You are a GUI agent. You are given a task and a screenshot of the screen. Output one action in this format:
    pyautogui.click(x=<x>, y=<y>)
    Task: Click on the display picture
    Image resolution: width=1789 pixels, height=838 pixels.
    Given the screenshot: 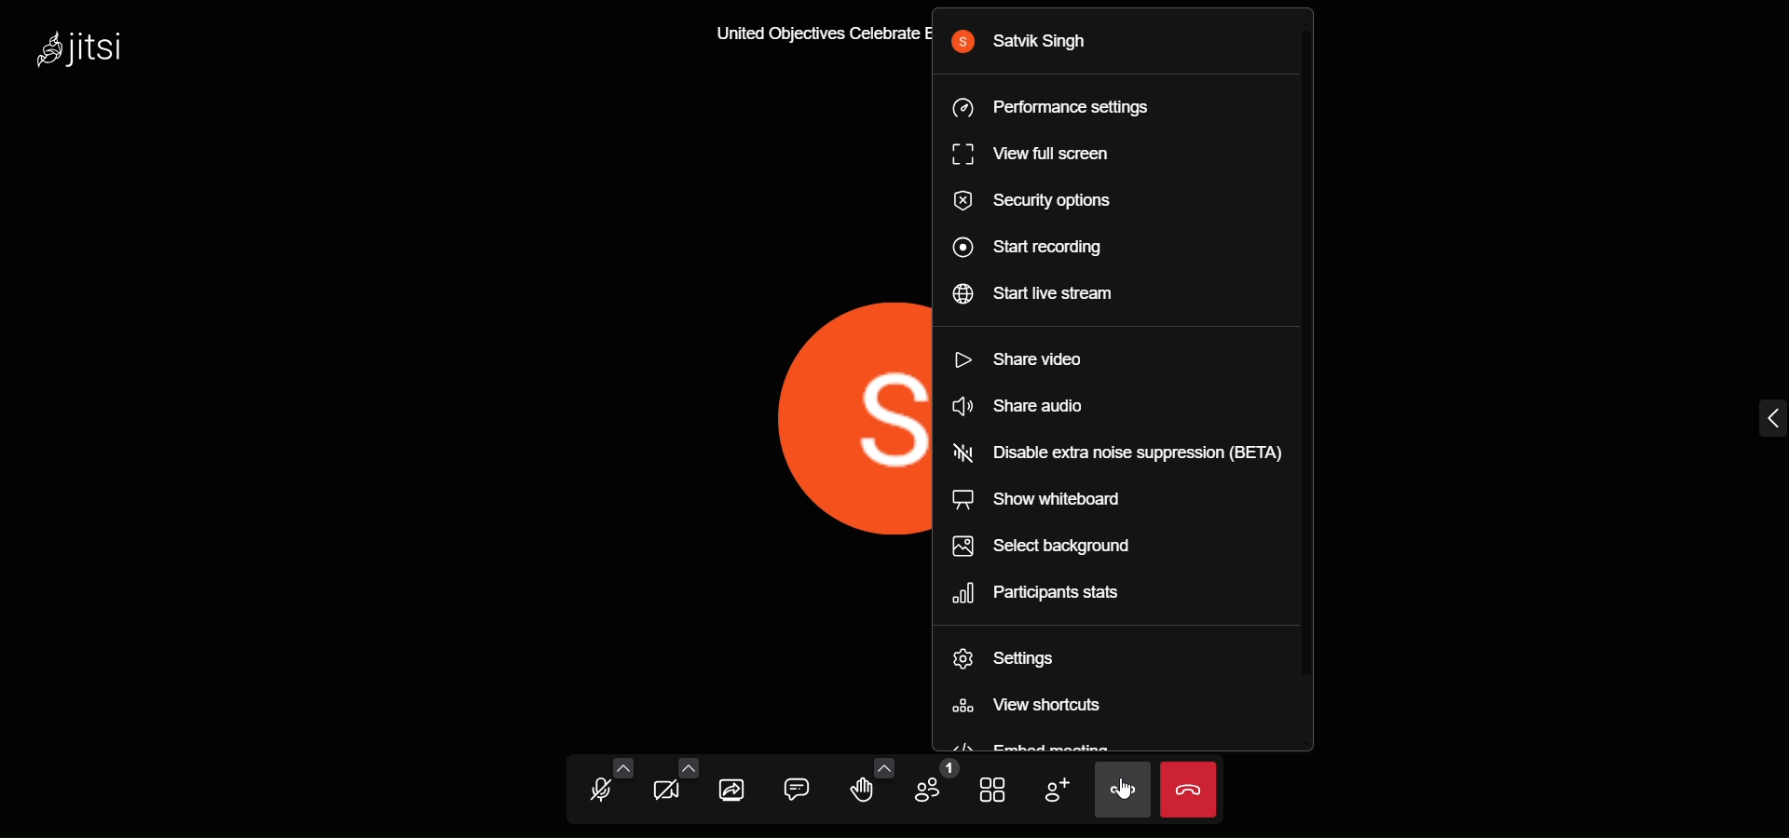 What is the action you would take?
    pyautogui.click(x=850, y=406)
    